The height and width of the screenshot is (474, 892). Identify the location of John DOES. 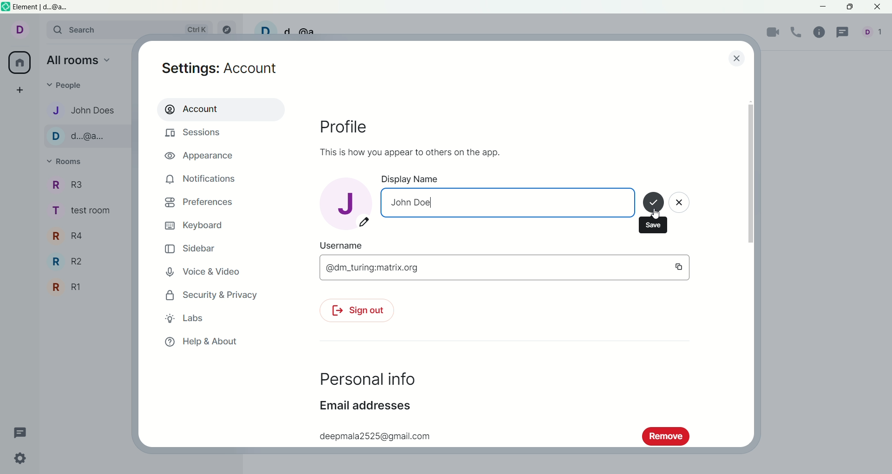
(80, 110).